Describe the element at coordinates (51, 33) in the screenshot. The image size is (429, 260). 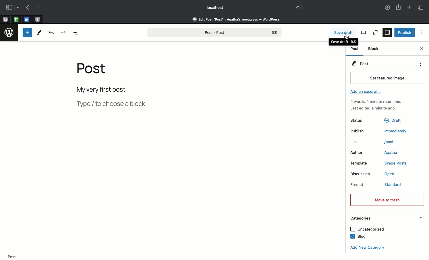
I see `Undo` at that location.